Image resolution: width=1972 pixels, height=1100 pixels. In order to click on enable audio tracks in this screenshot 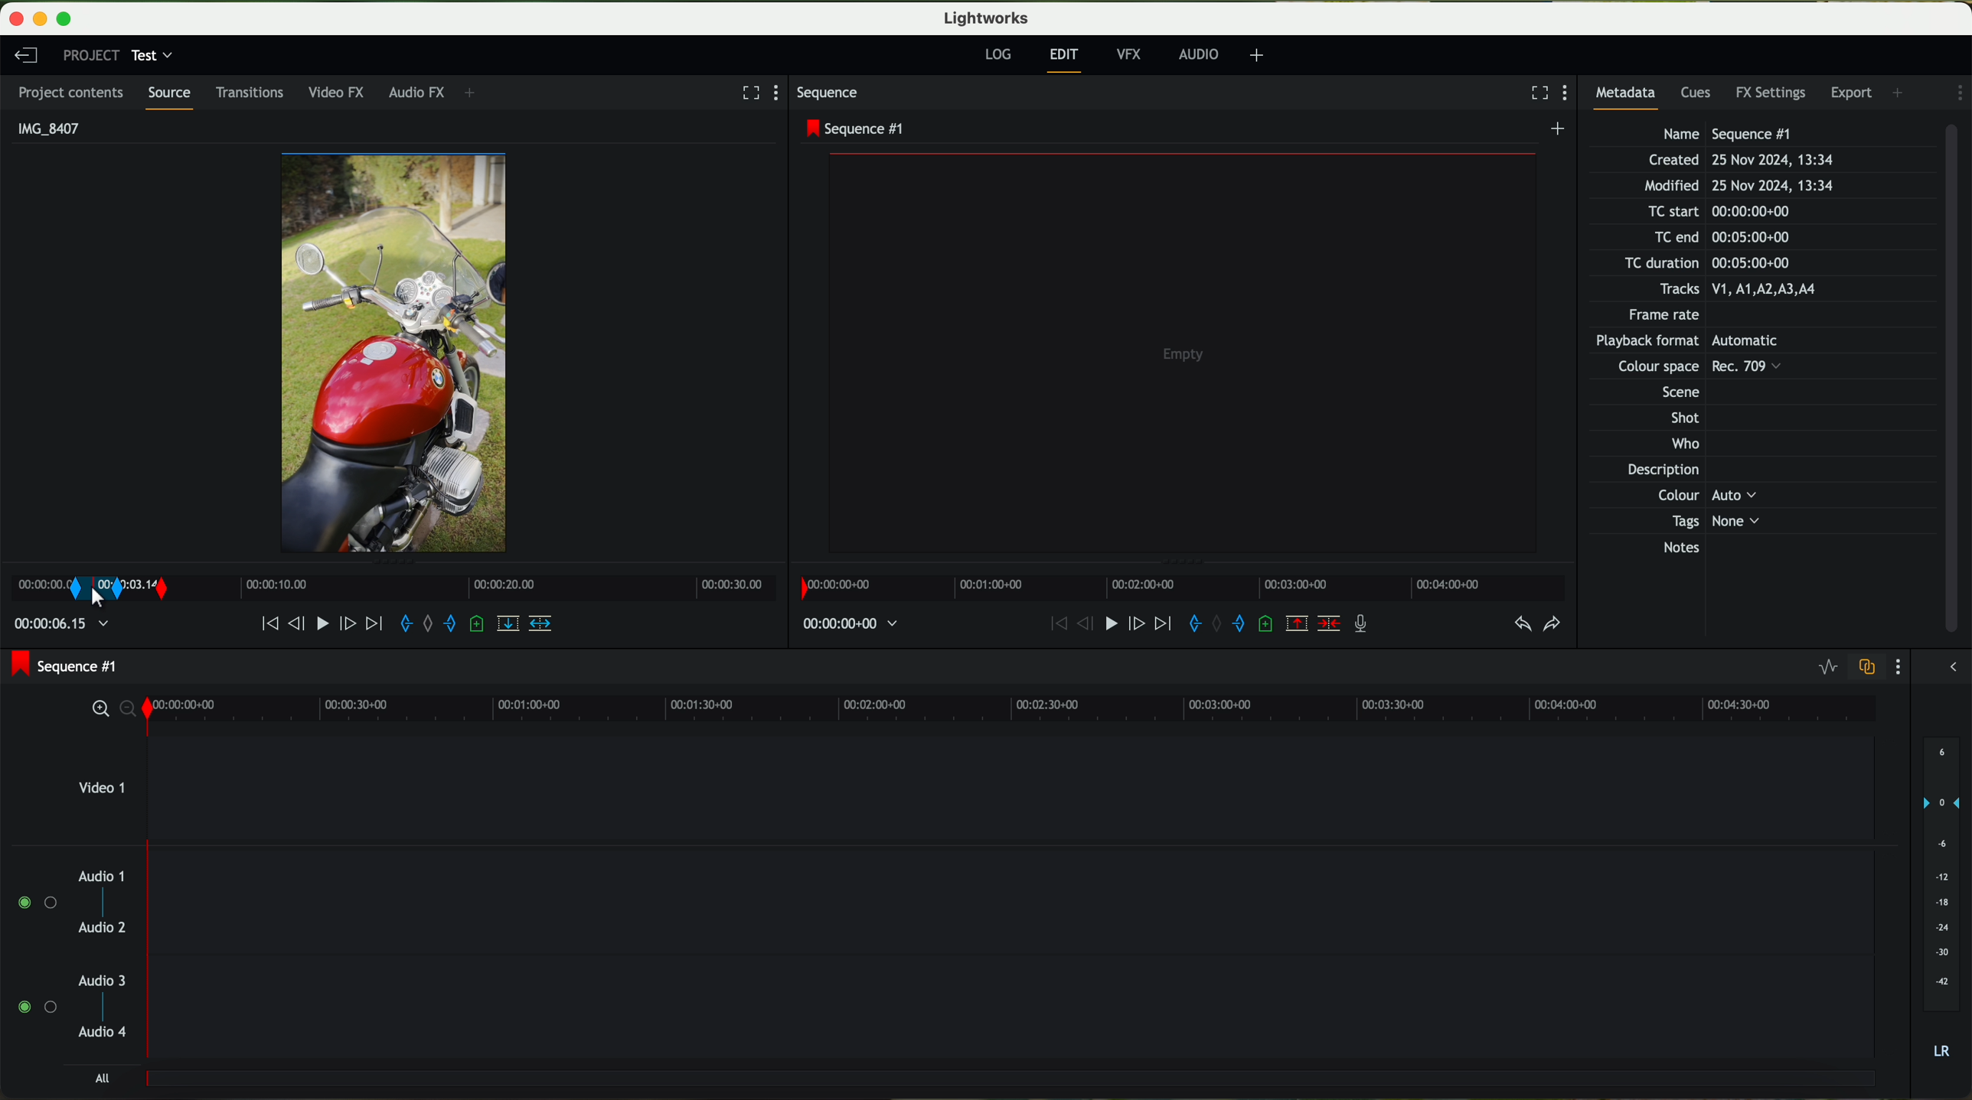, I will do `click(34, 955)`.